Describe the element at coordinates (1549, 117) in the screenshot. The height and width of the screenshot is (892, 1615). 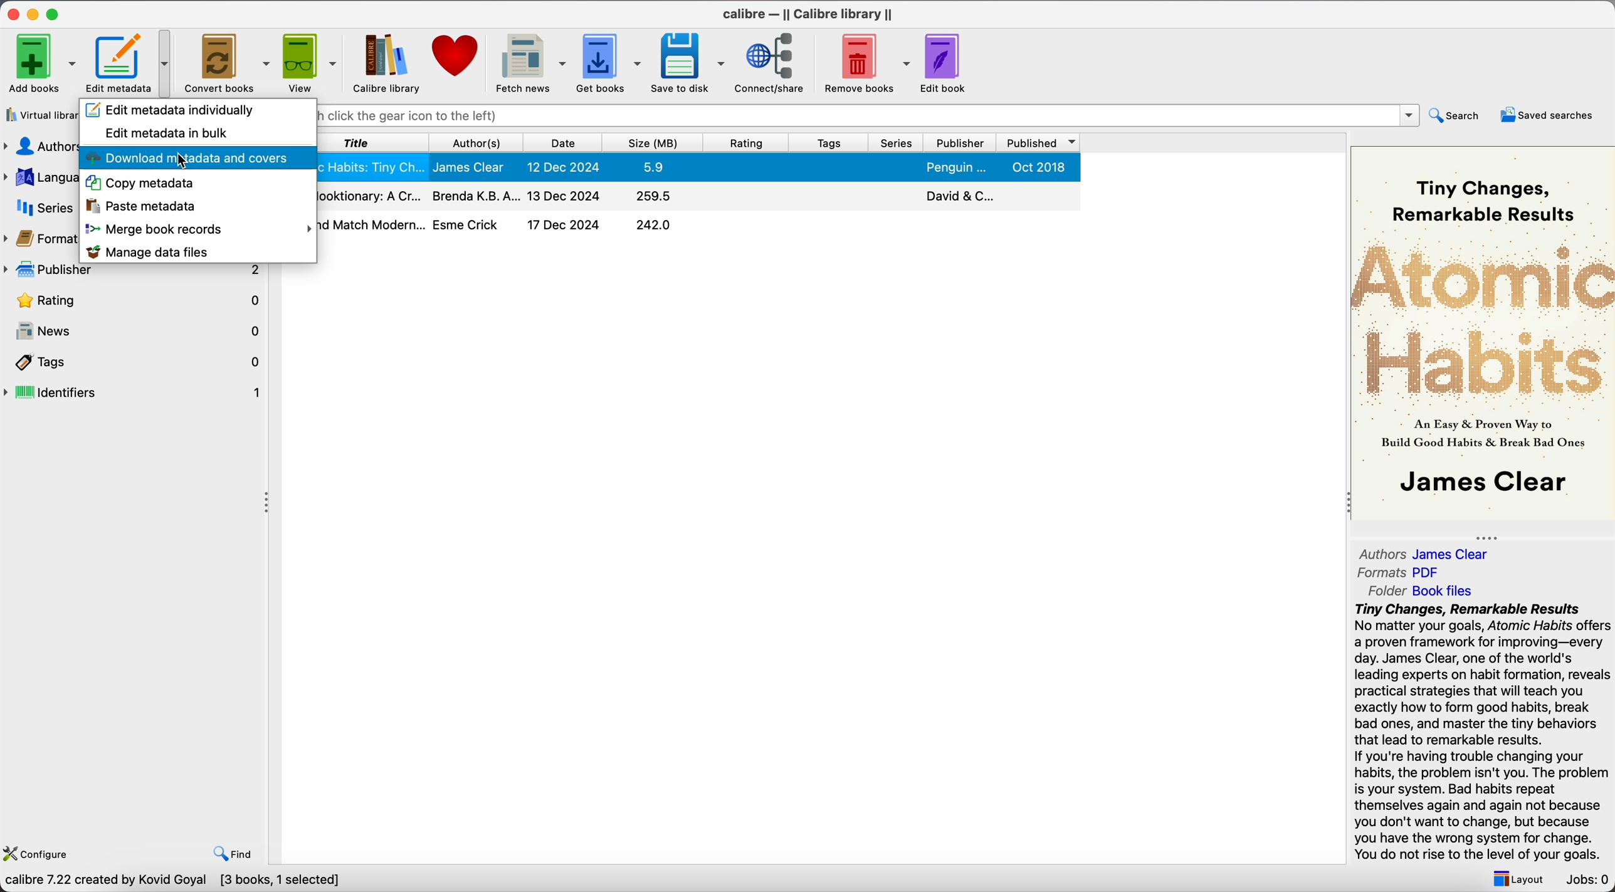
I see `saved searches` at that location.